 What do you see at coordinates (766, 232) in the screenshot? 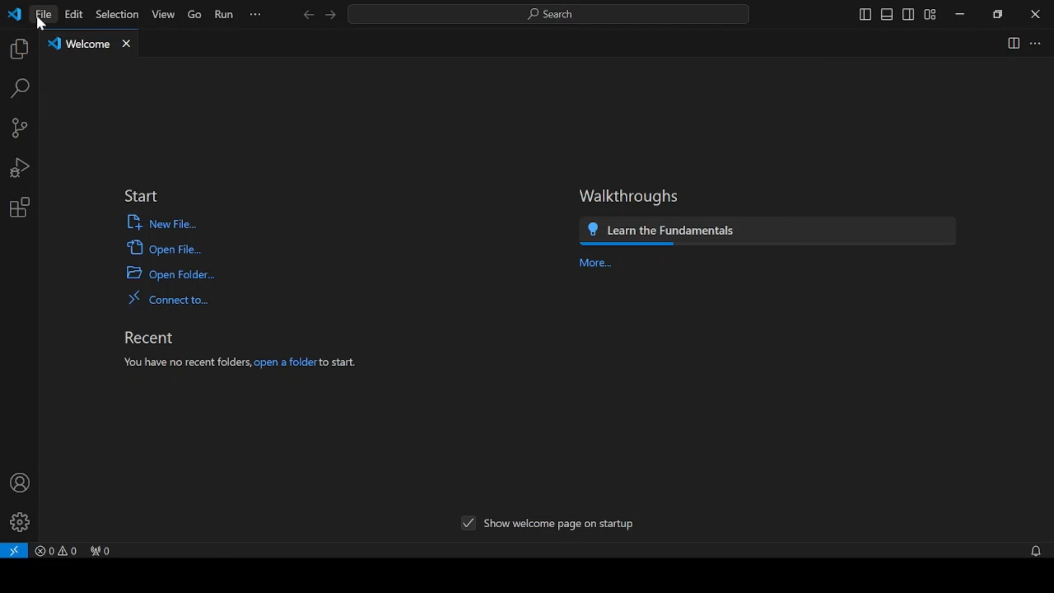
I see `learn the fundamentals` at bounding box center [766, 232].